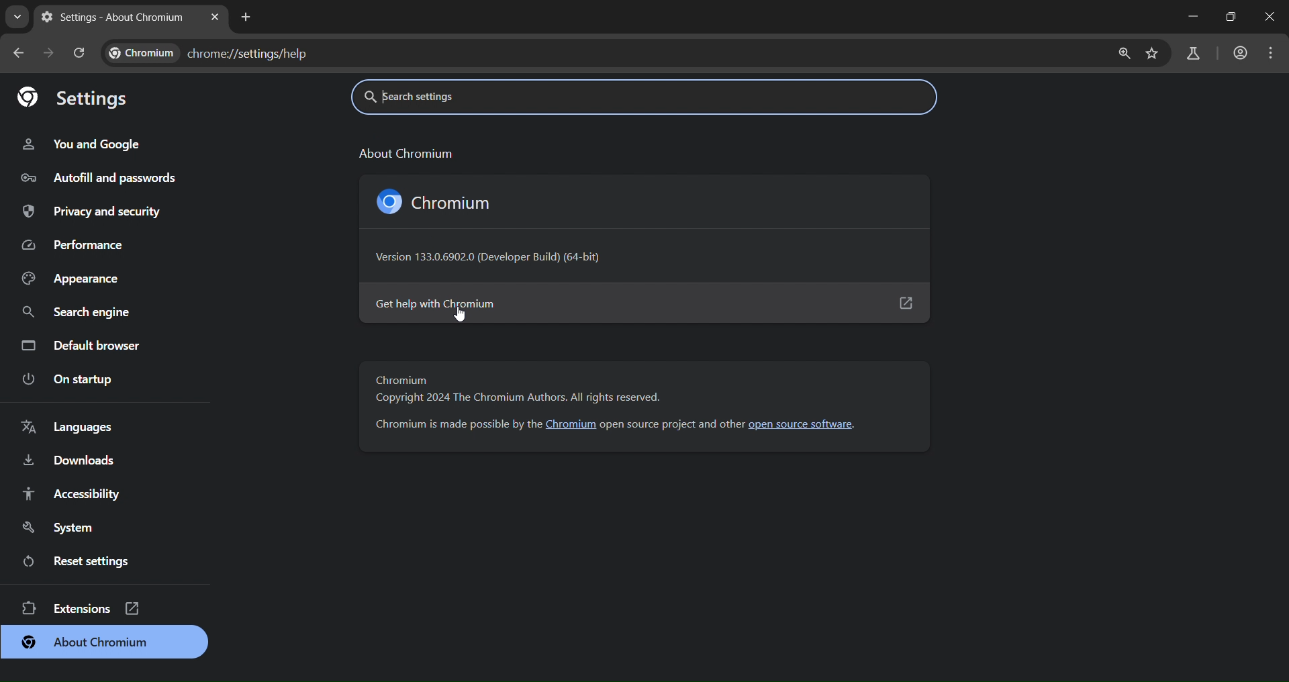 This screenshot has height=682, width=1289. Describe the element at coordinates (81, 143) in the screenshot. I see `you and google` at that location.